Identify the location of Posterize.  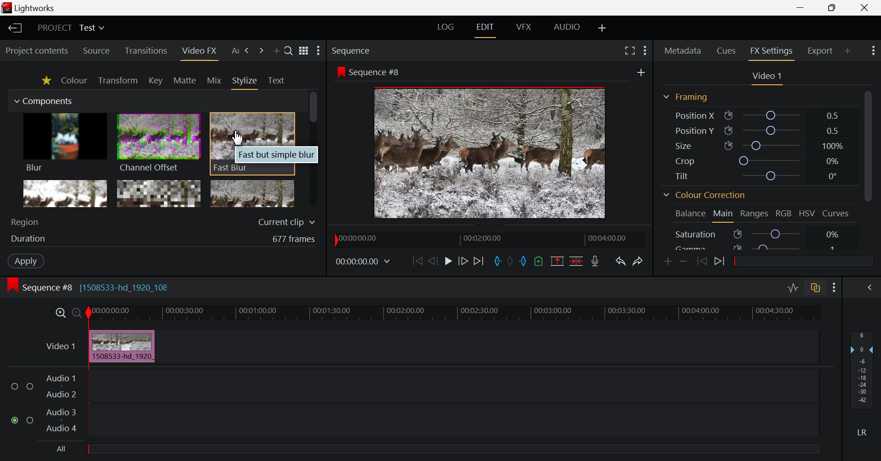
(251, 195).